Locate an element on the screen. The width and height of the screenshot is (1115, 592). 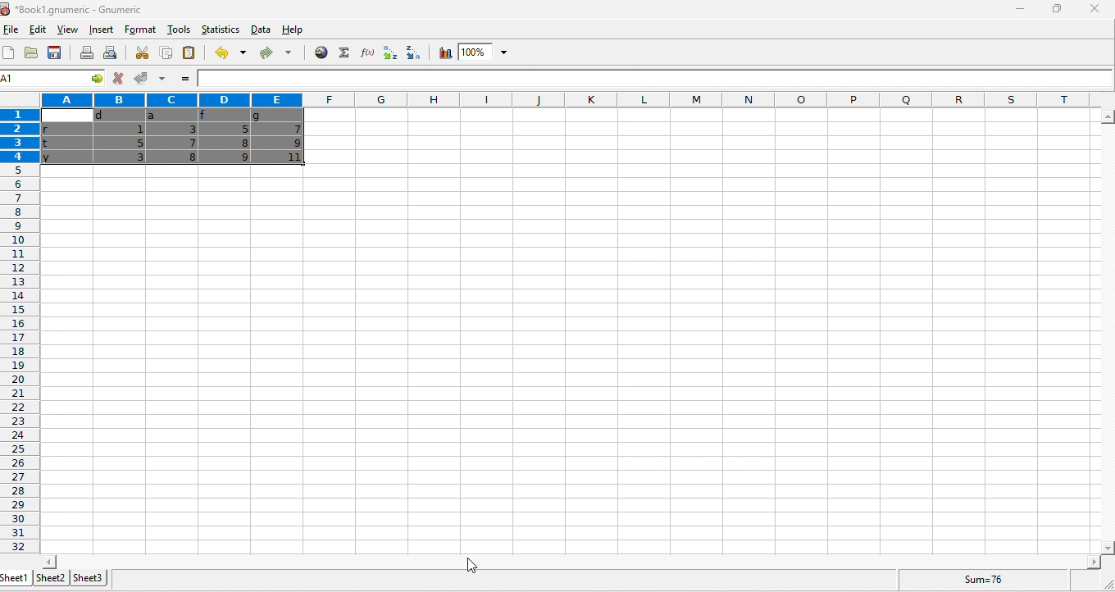
accept multiple changes is located at coordinates (161, 79).